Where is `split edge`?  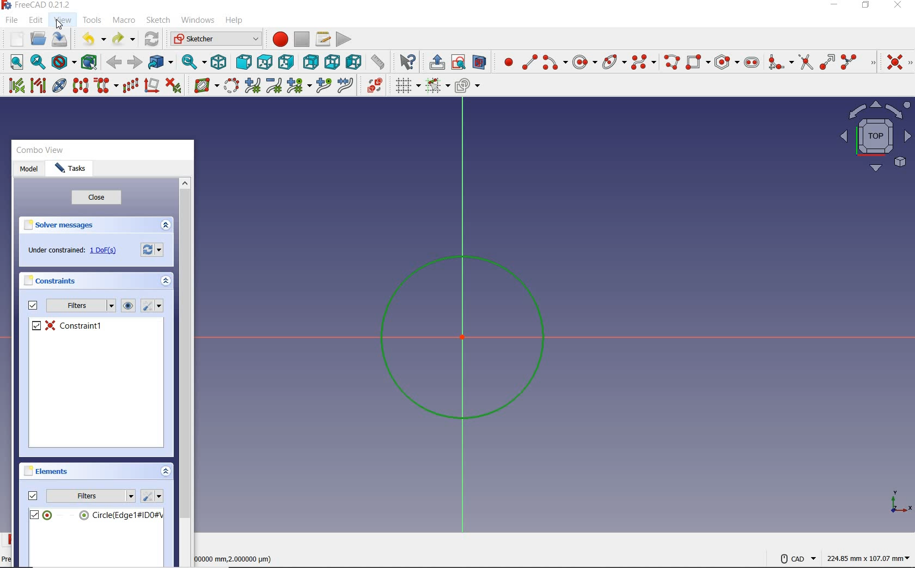 split edge is located at coordinates (857, 62).